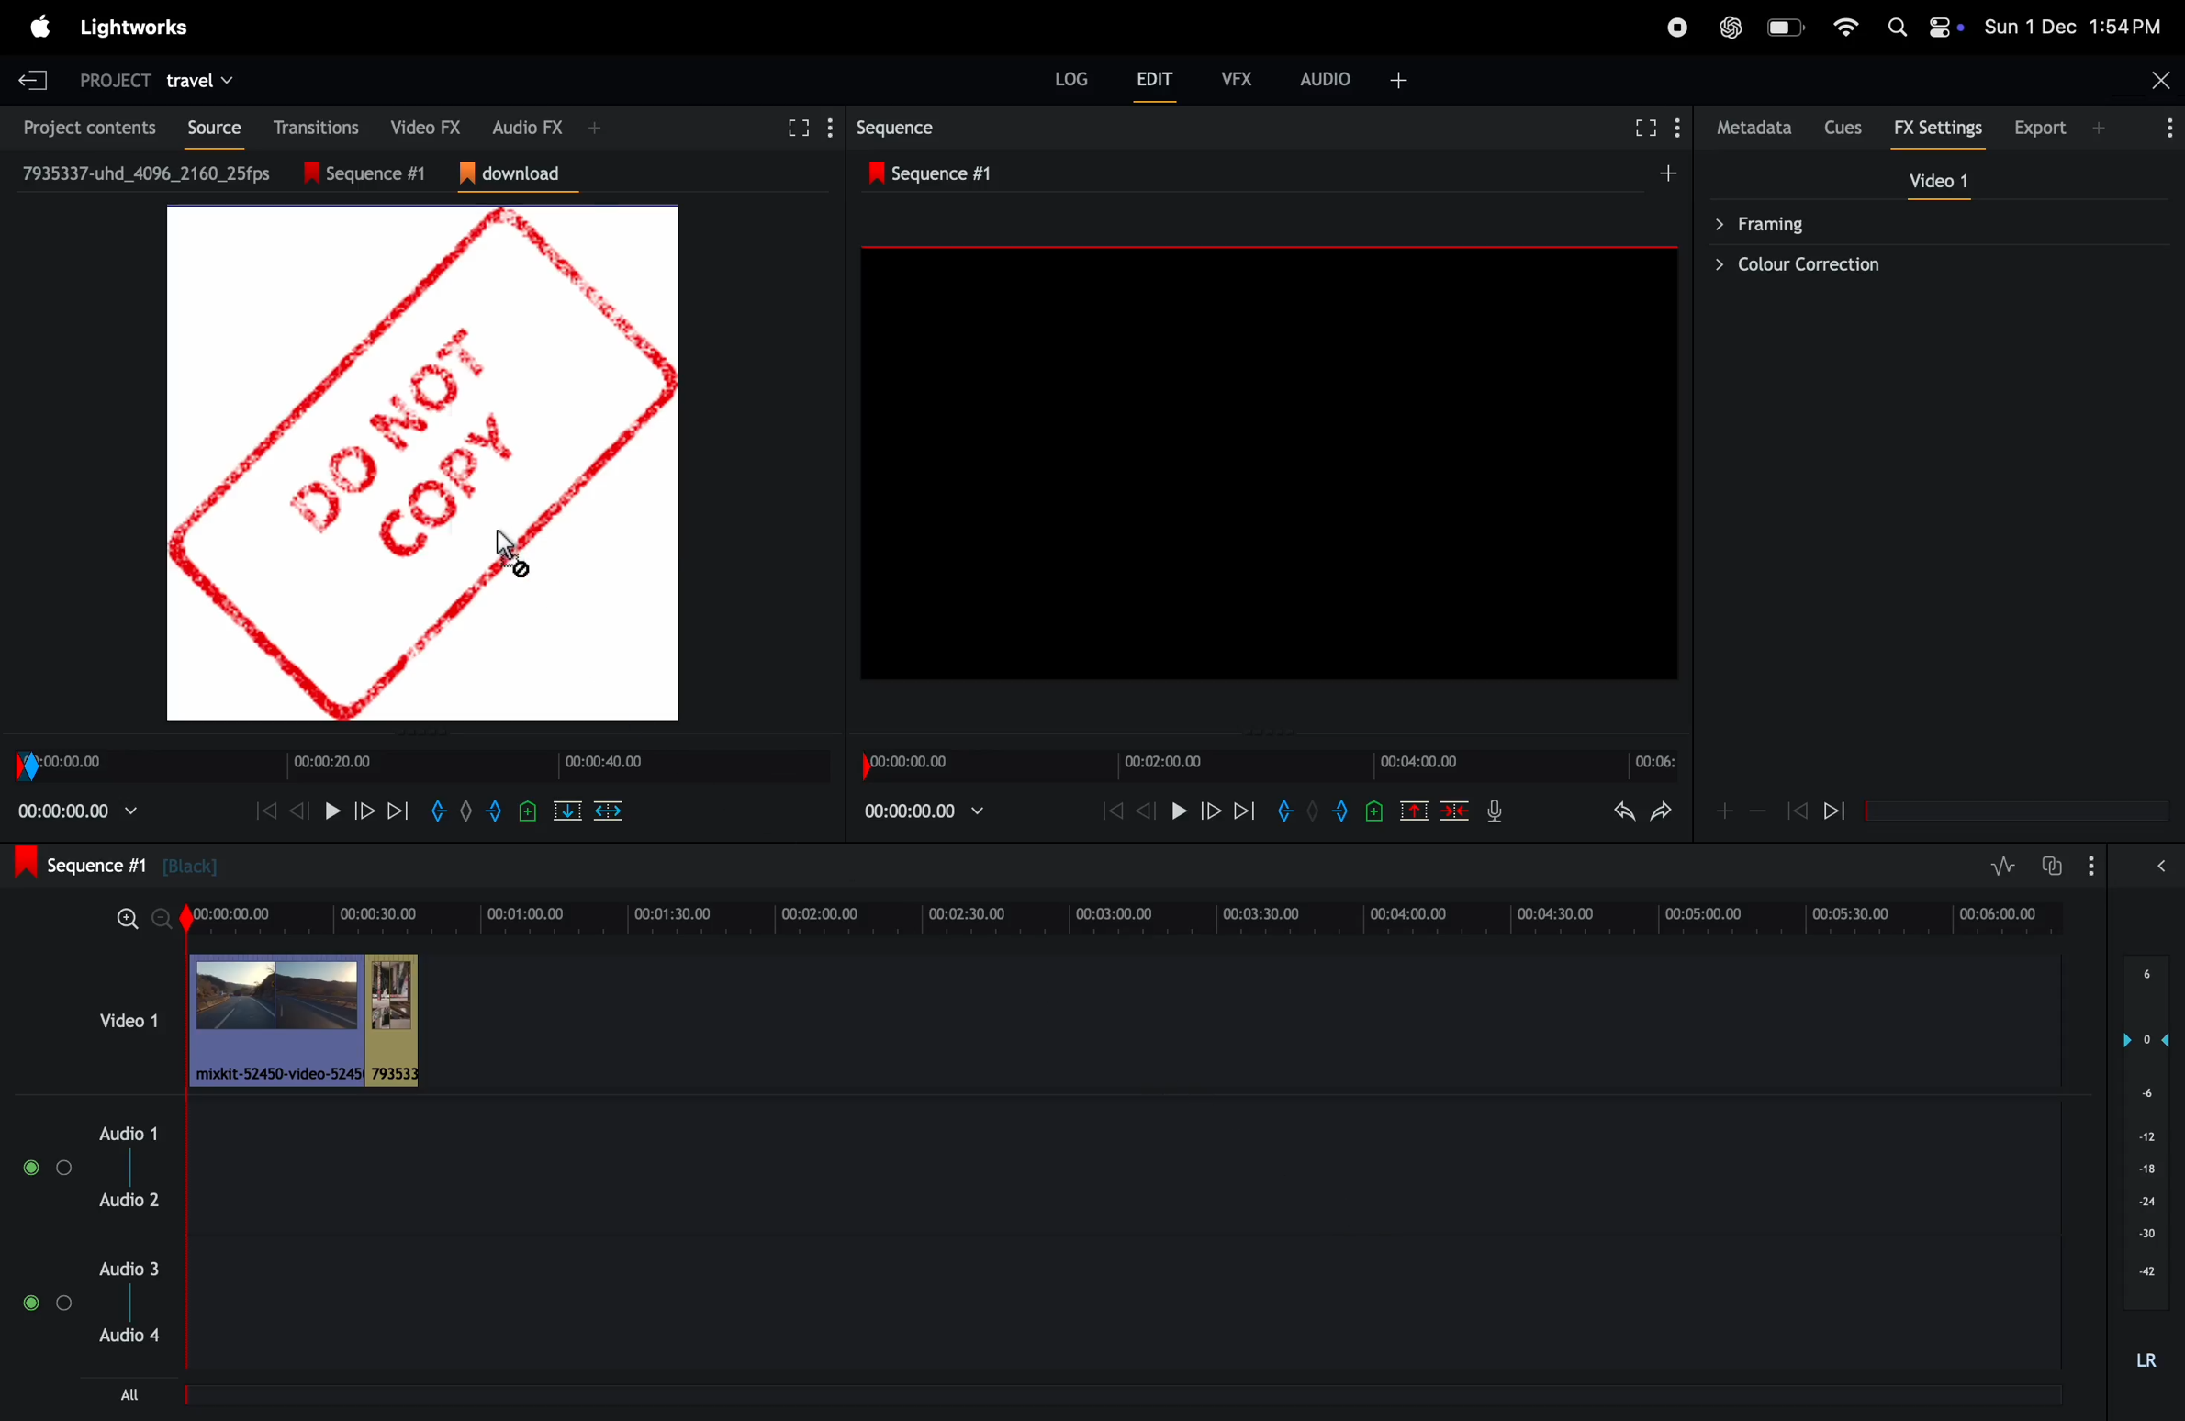 This screenshot has height=1421, width=2185. I want to click on travel, so click(198, 83).